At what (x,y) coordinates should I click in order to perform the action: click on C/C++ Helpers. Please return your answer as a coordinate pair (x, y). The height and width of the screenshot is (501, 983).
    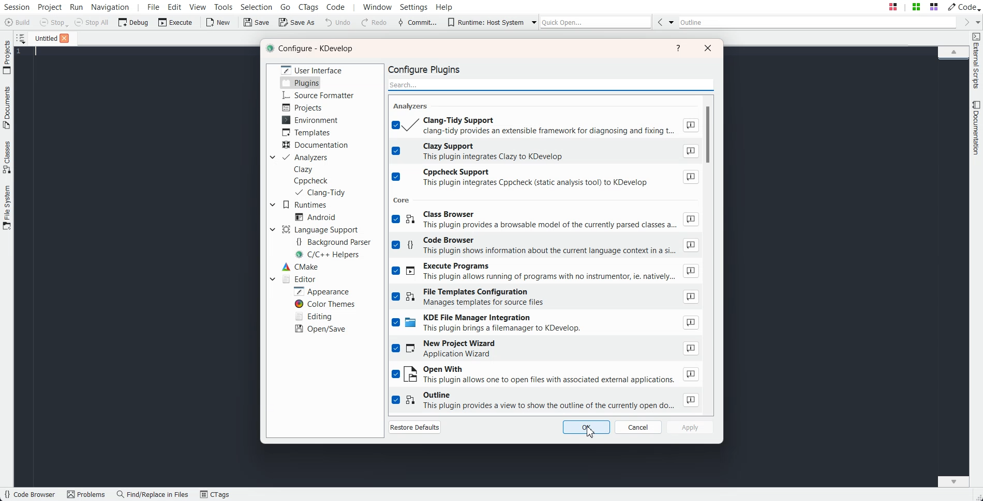
    Looking at the image, I should click on (328, 255).